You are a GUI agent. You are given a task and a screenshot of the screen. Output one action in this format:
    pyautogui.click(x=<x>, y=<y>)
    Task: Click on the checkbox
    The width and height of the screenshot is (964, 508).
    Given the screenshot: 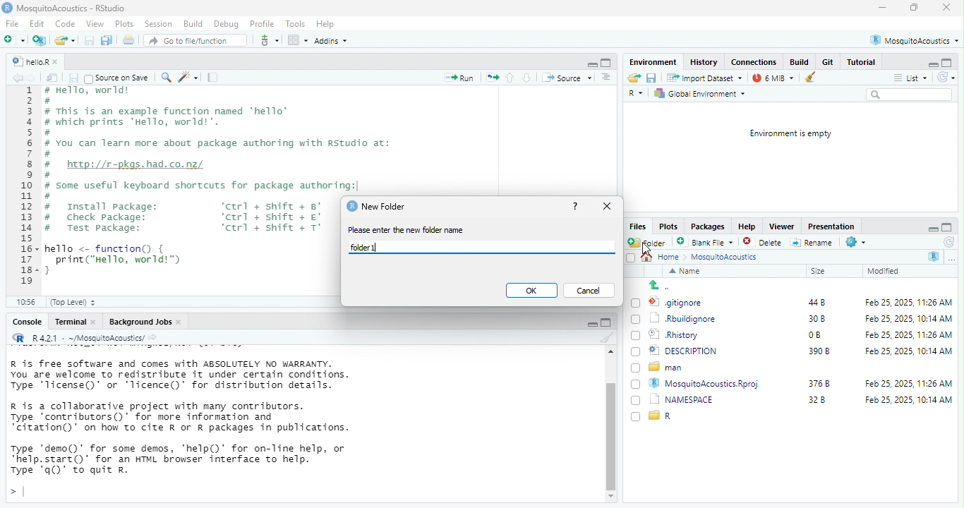 What is the action you would take?
    pyautogui.click(x=635, y=369)
    